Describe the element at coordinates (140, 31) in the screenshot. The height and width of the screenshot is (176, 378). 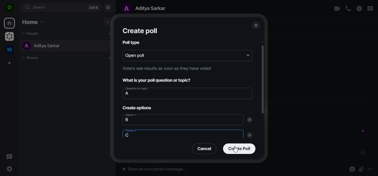
I see `create poll` at that location.